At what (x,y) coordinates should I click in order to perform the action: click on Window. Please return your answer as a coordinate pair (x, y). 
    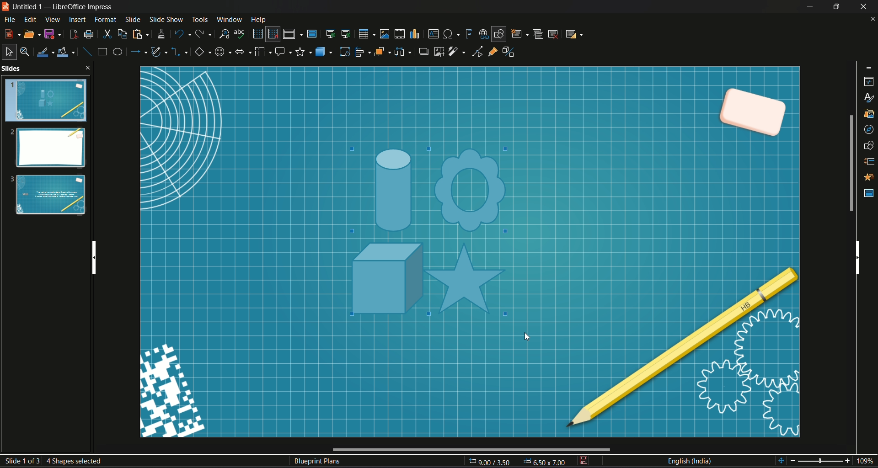
    Looking at the image, I should click on (227, 19).